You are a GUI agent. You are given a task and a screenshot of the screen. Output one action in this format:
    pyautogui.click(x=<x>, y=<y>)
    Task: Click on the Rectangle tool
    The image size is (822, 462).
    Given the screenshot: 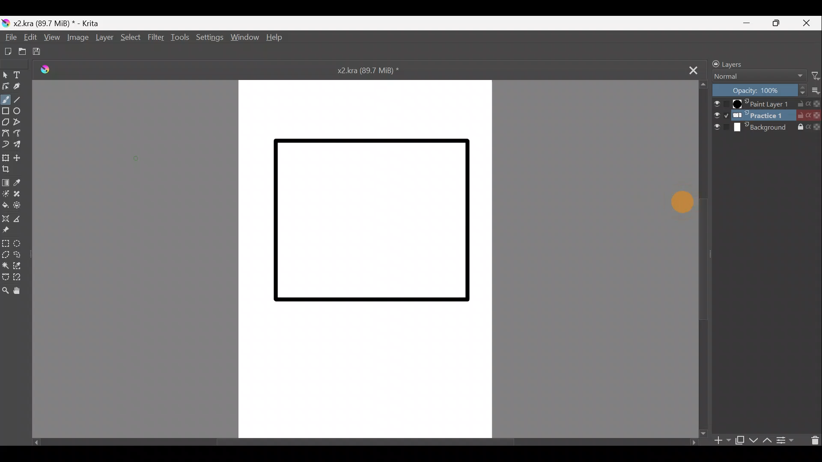 What is the action you would take?
    pyautogui.click(x=6, y=112)
    